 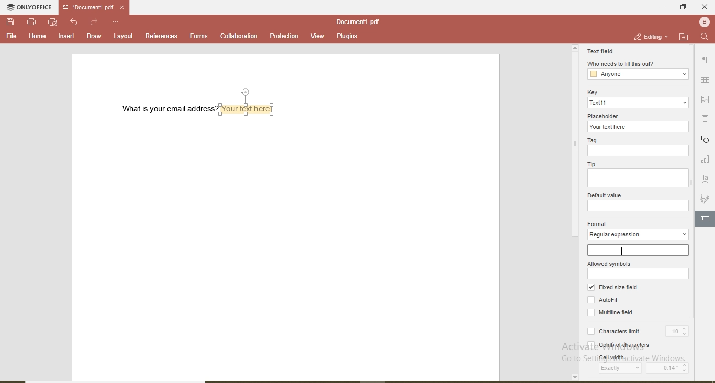 What do you see at coordinates (637, 151) in the screenshot?
I see `tag input` at bounding box center [637, 151].